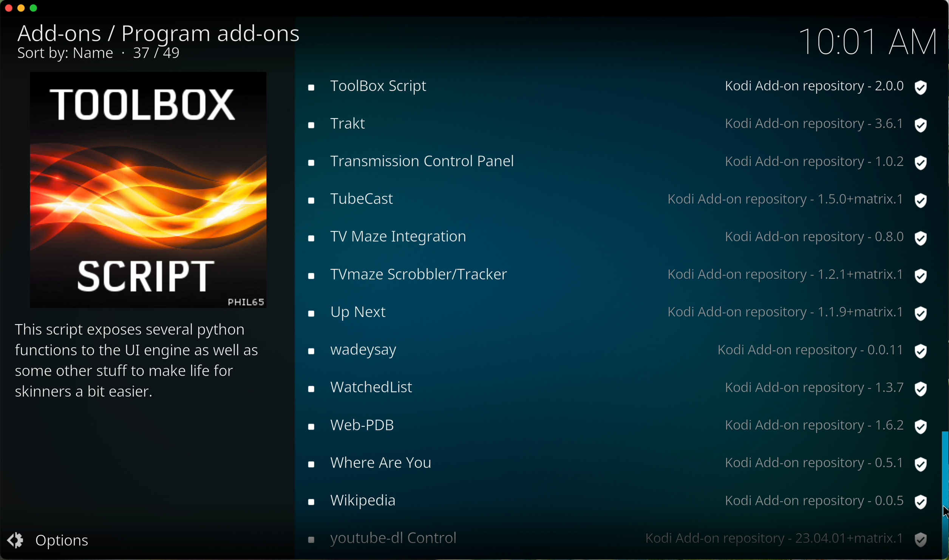  I want to click on maximize, so click(35, 9).